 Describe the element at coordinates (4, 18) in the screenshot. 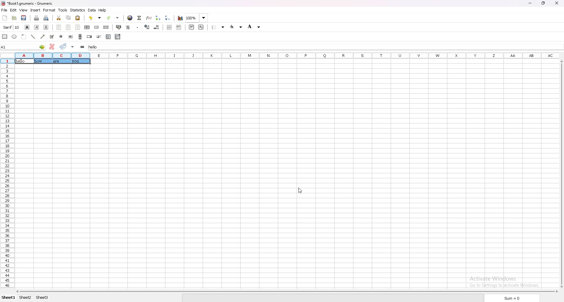

I see `new` at that location.